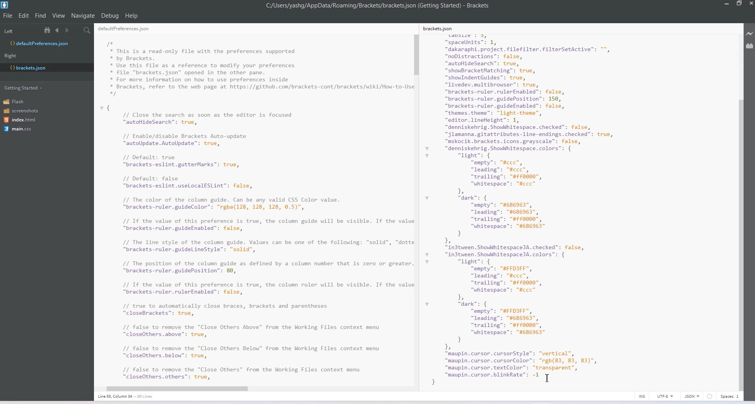 Image resolution: width=755 pixels, height=404 pixels. I want to click on Vertical Scroll Bar, so click(416, 208).